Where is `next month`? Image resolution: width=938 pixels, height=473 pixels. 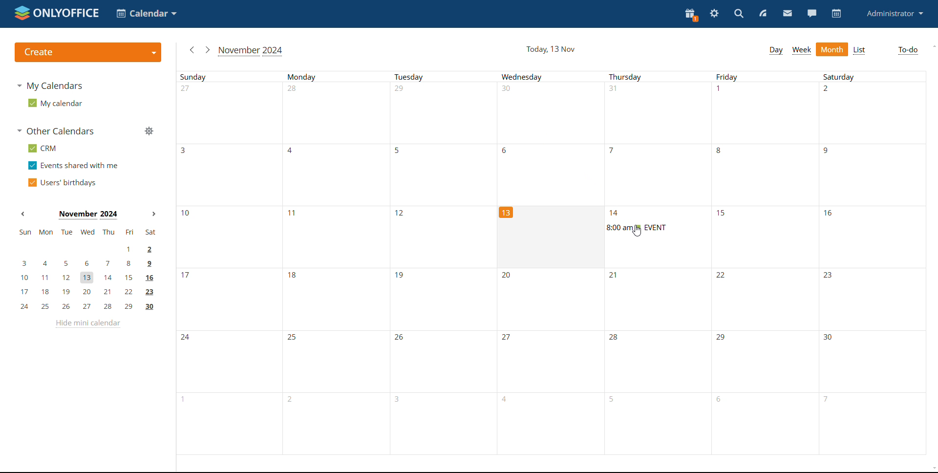
next month is located at coordinates (208, 50).